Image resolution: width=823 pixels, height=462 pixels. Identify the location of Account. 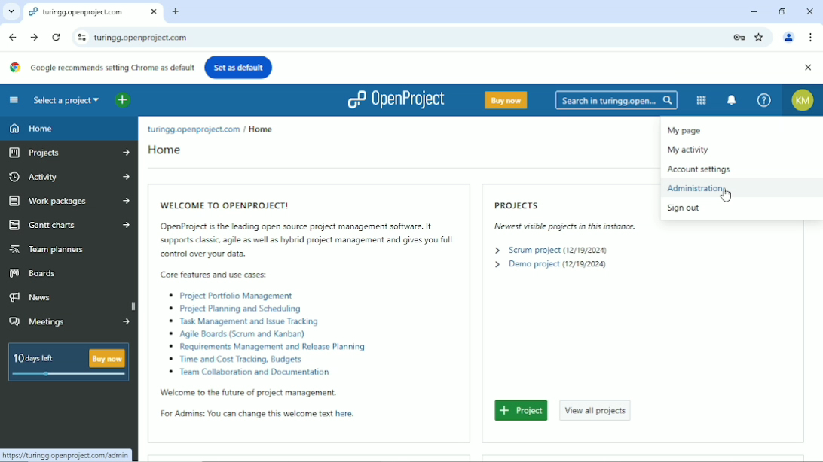
(803, 100).